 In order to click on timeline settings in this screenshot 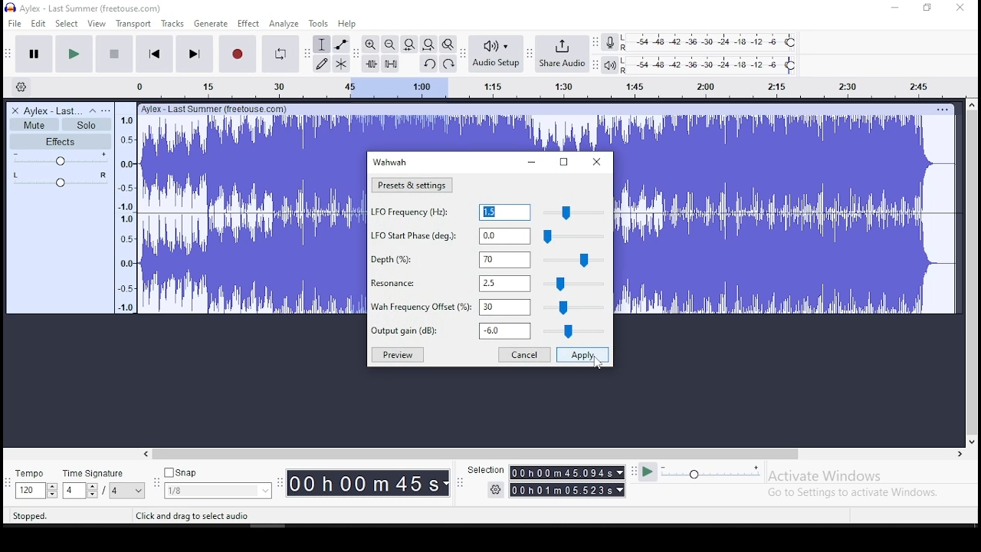, I will do `click(21, 86)`.